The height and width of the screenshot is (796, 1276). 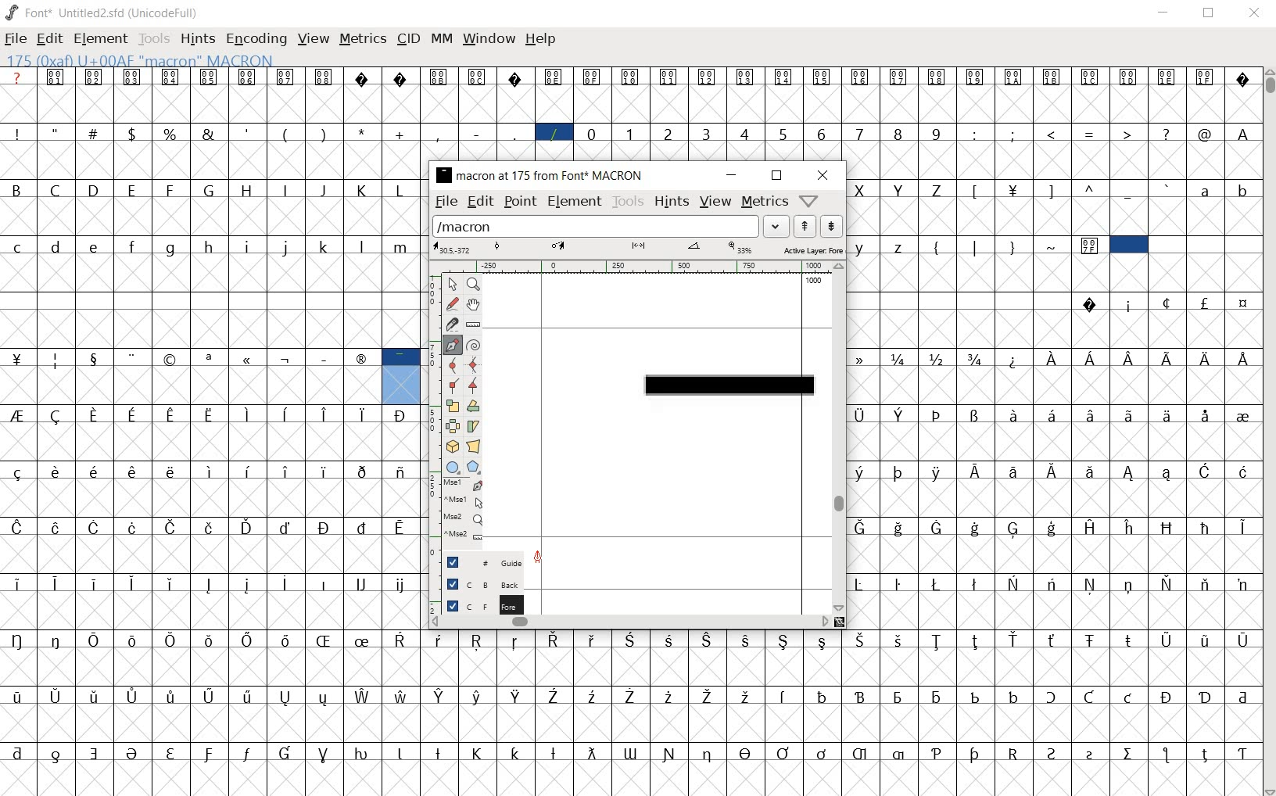 What do you see at coordinates (453, 445) in the screenshot?
I see `3D rotate` at bounding box center [453, 445].